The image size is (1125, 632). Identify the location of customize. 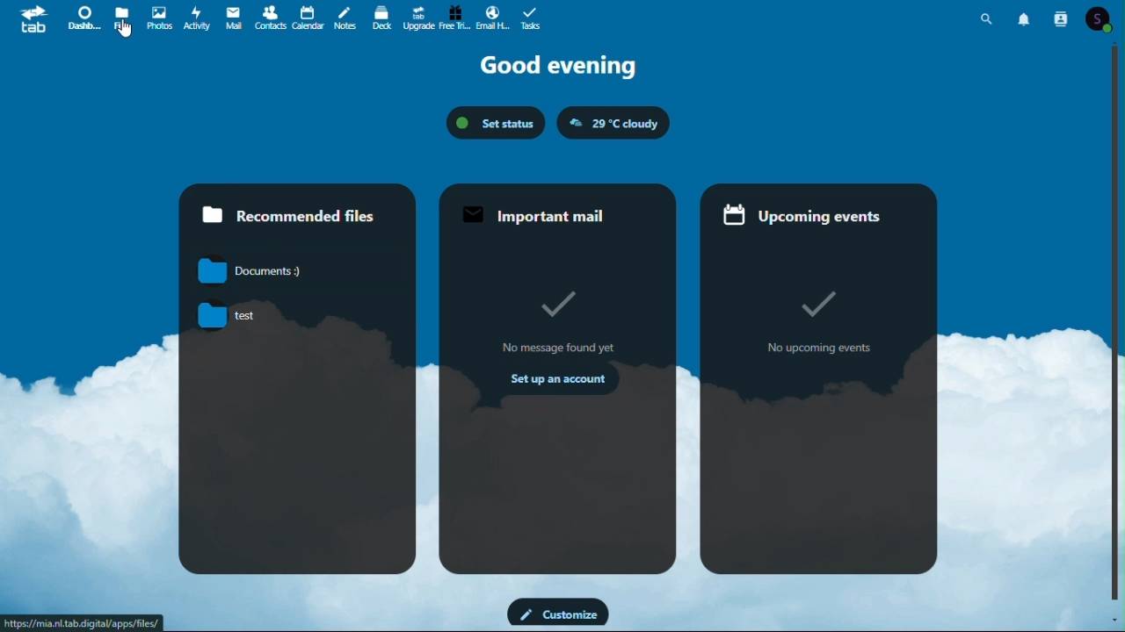
(558, 613).